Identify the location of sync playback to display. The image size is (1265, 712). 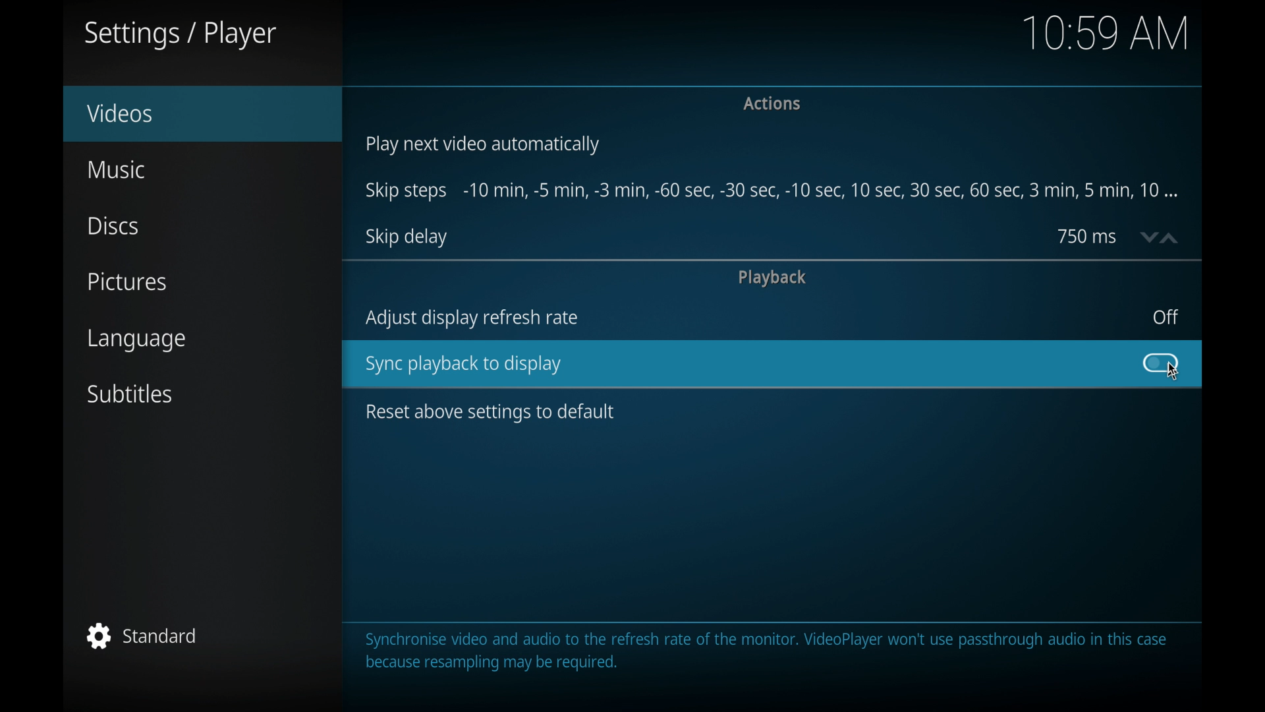
(464, 365).